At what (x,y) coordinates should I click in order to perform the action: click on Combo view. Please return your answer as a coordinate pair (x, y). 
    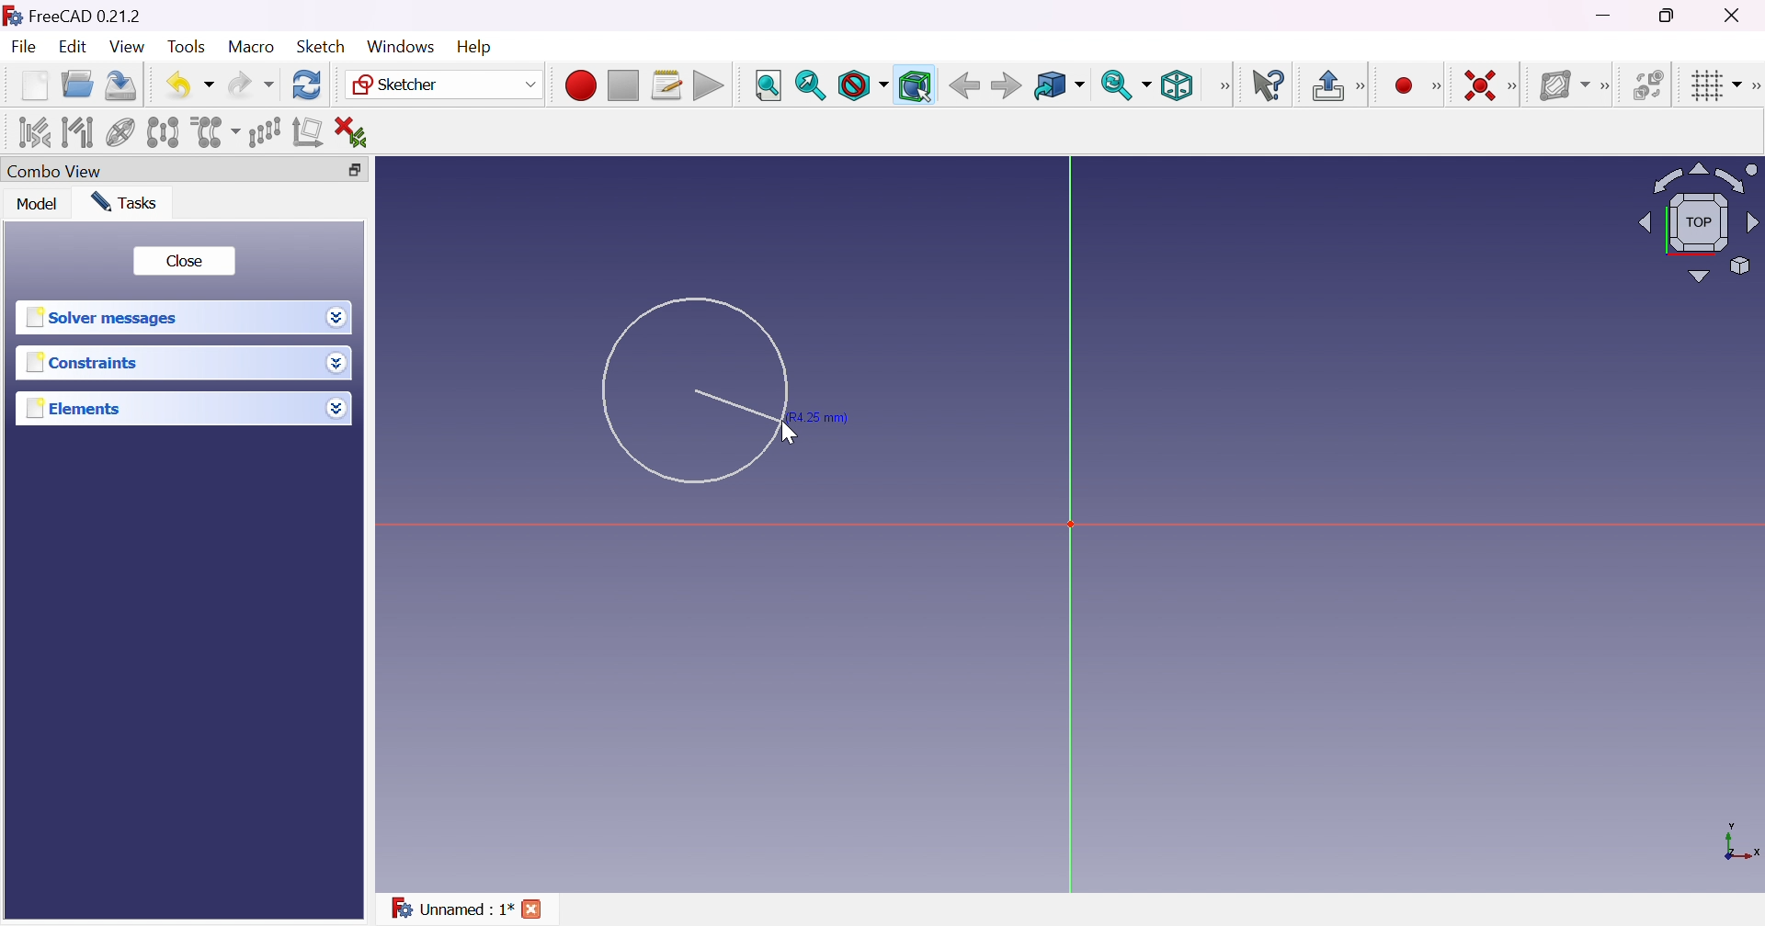
    Looking at the image, I should click on (56, 169).